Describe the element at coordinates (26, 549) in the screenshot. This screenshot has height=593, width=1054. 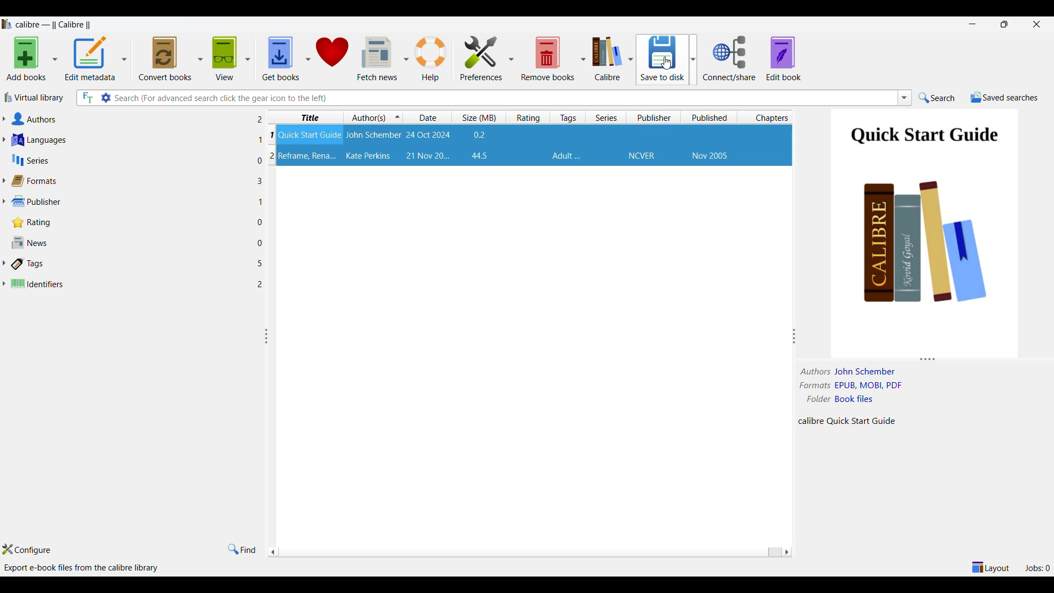
I see `Configure` at that location.